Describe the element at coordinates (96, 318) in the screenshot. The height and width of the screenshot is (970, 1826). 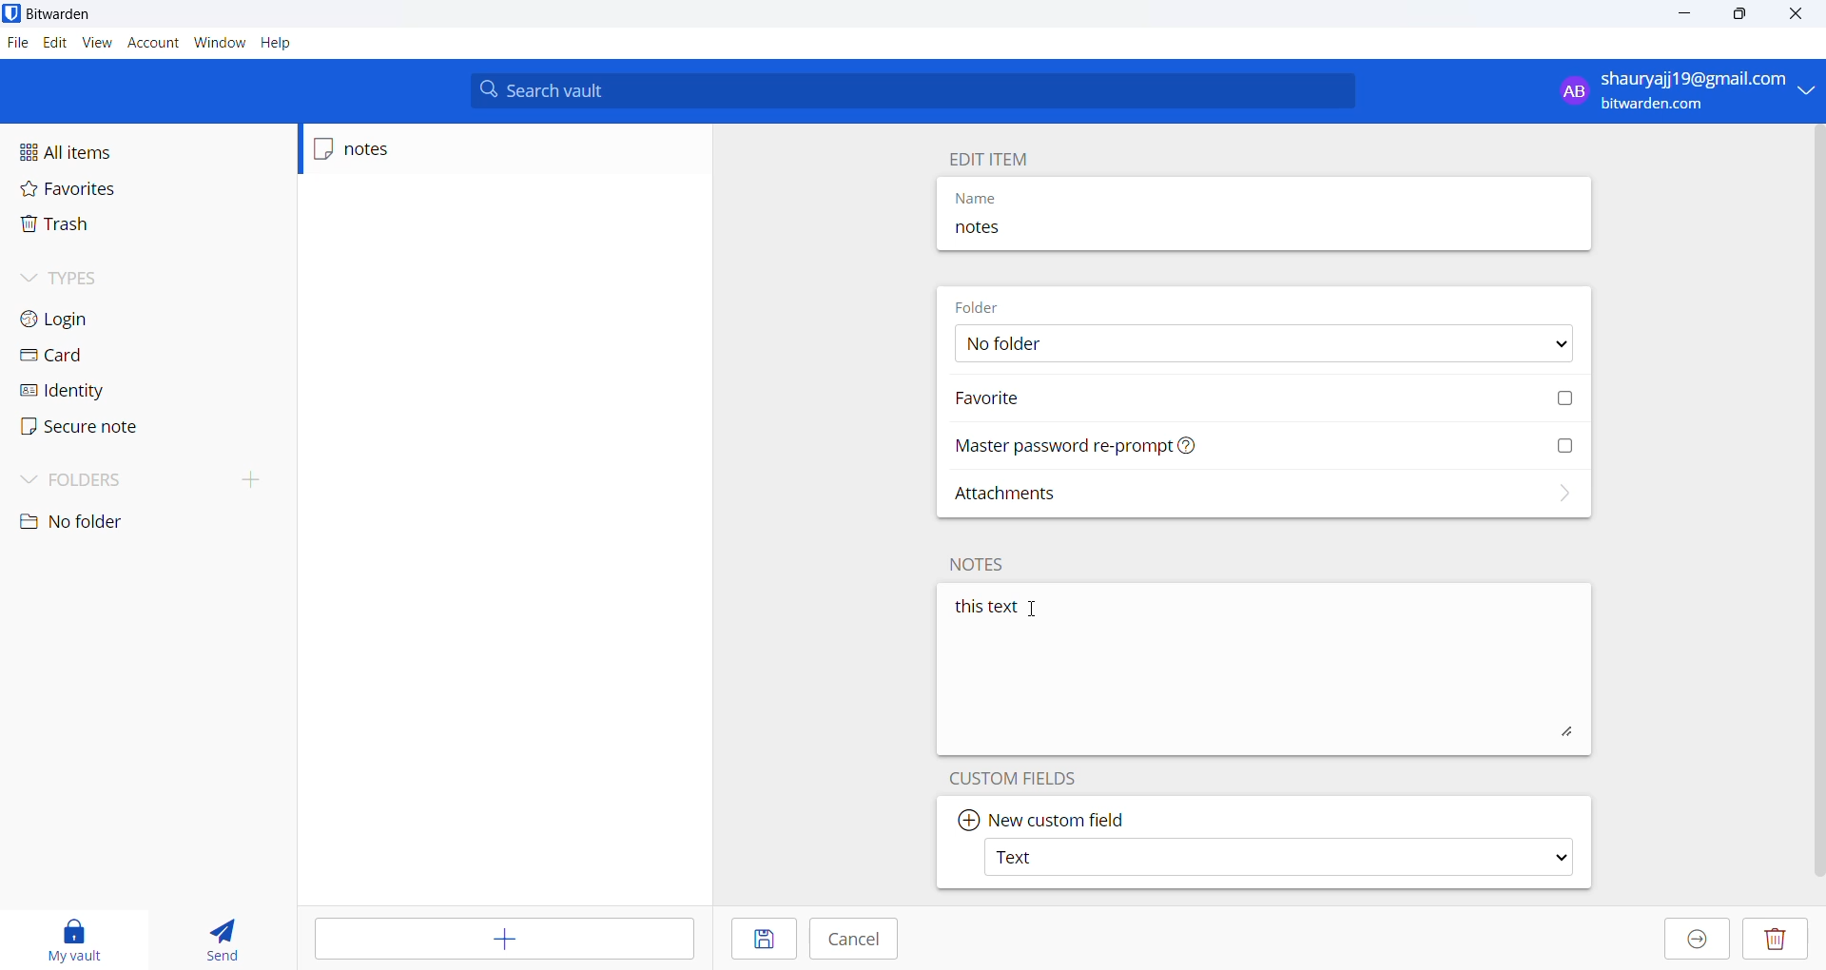
I see `login` at that location.